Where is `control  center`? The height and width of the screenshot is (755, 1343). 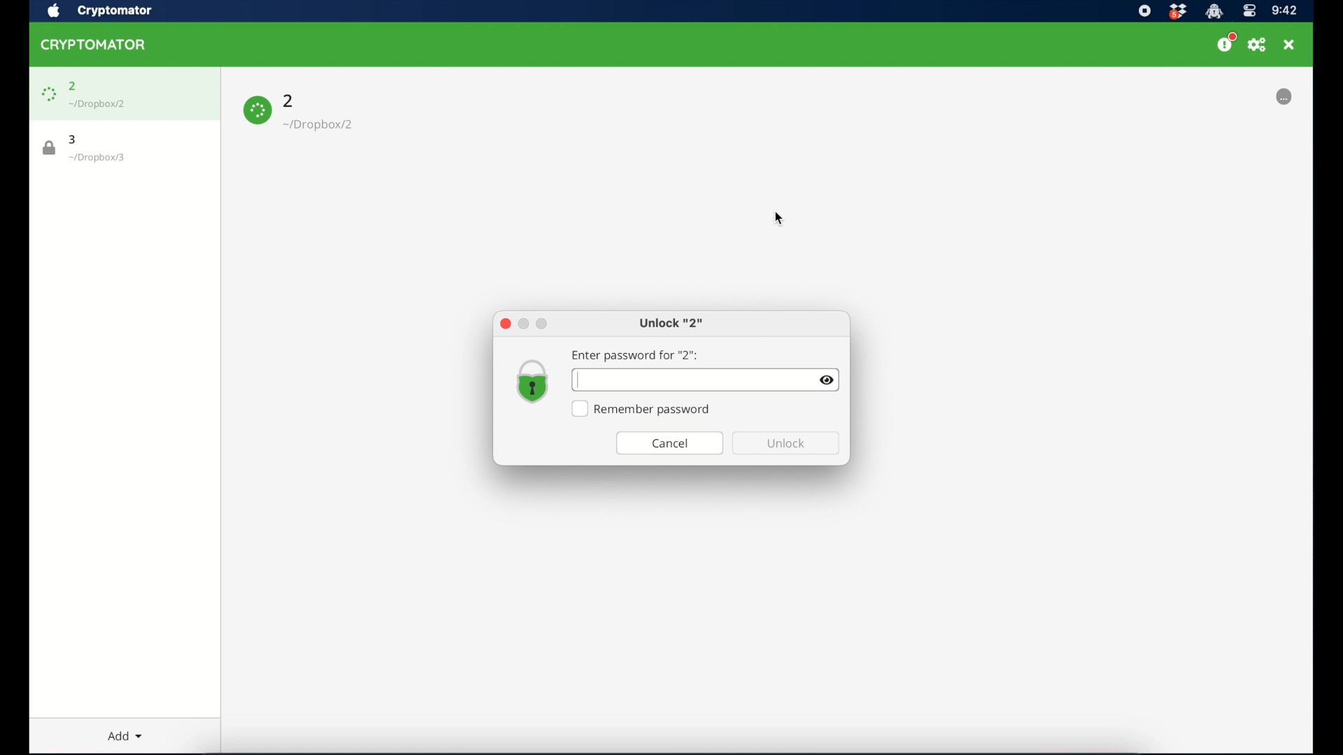
control  center is located at coordinates (1249, 11).